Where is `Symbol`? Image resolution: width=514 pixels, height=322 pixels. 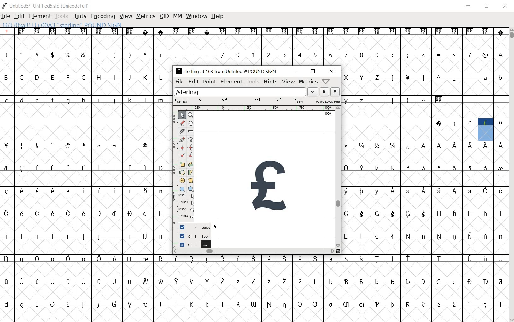 Symbol is located at coordinates (439, 123).